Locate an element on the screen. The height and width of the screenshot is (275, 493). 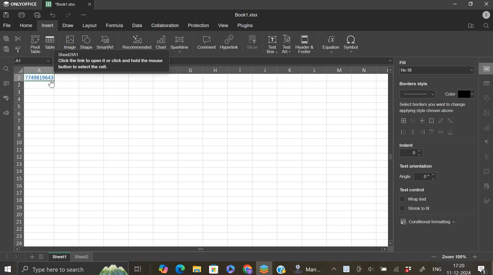
files is located at coordinates (471, 26).